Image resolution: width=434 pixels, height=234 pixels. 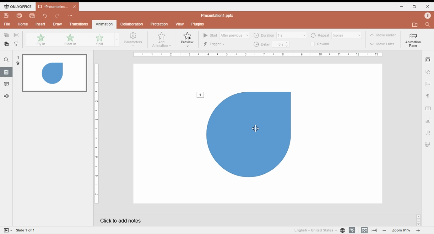 I want to click on set language, so click(x=342, y=230).